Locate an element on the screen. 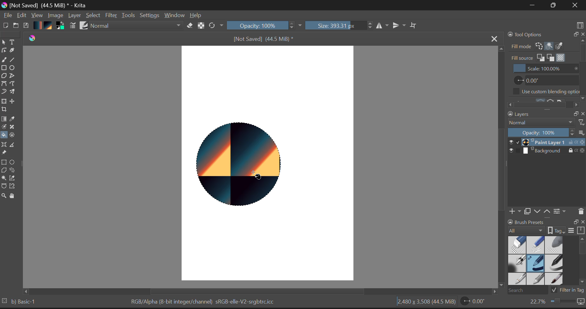  Assistant Tool is located at coordinates (5, 144).